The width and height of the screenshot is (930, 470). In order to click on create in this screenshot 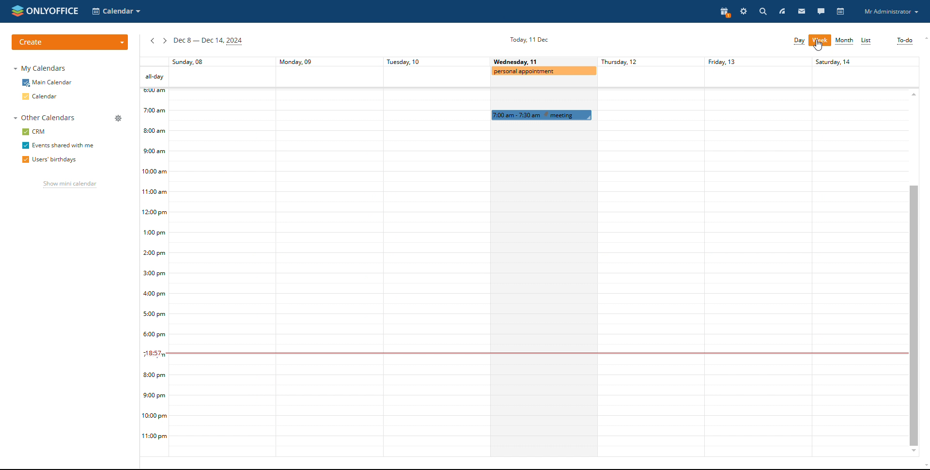, I will do `click(71, 43)`.